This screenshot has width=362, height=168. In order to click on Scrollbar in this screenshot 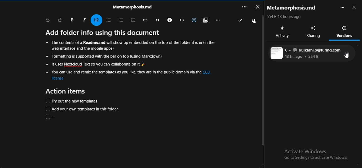, I will do `click(263, 81)`.